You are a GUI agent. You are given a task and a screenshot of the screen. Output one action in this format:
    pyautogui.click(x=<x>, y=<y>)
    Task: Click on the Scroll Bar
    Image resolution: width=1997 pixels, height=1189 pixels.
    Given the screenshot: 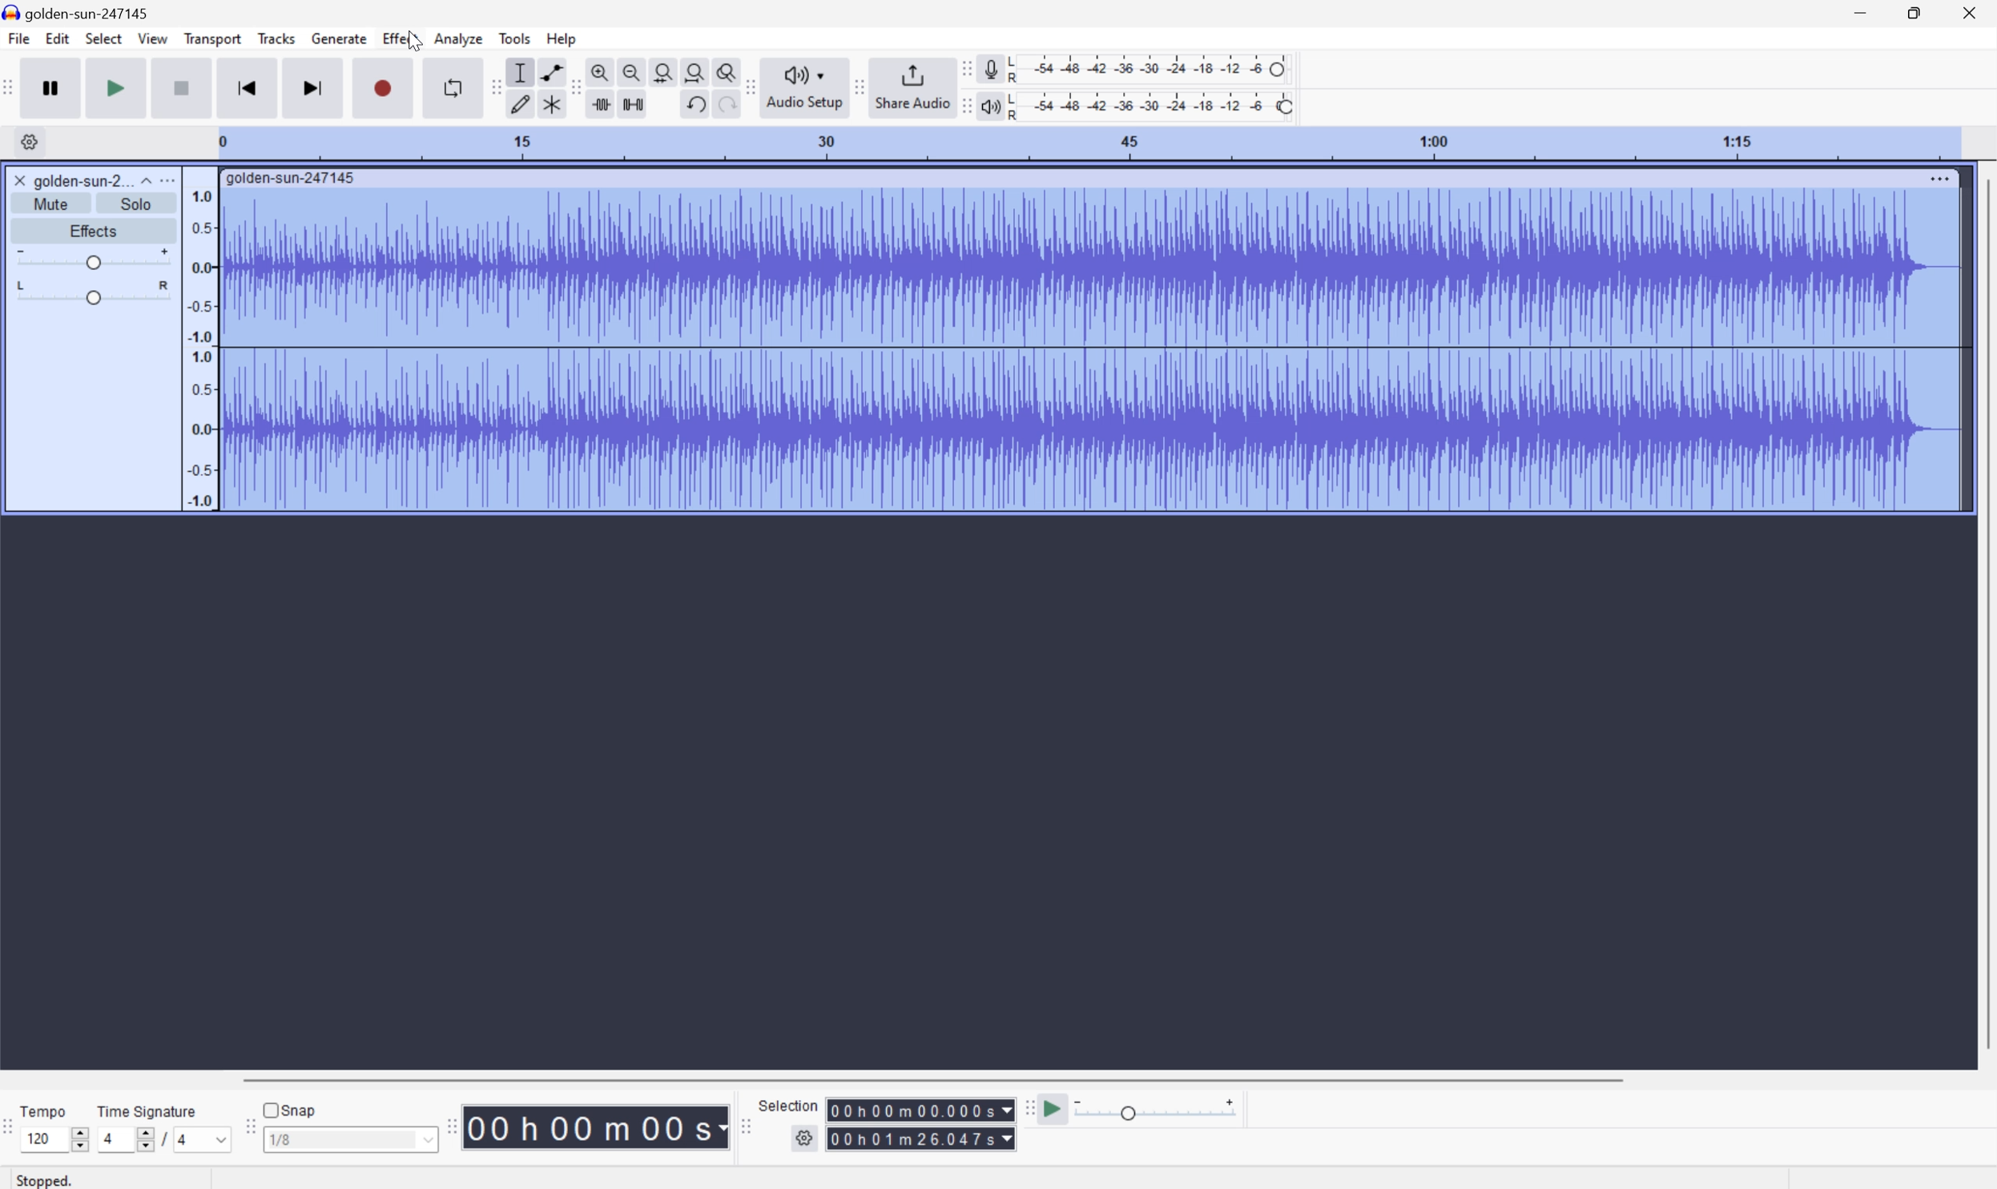 What is the action you would take?
    pyautogui.click(x=932, y=1078)
    